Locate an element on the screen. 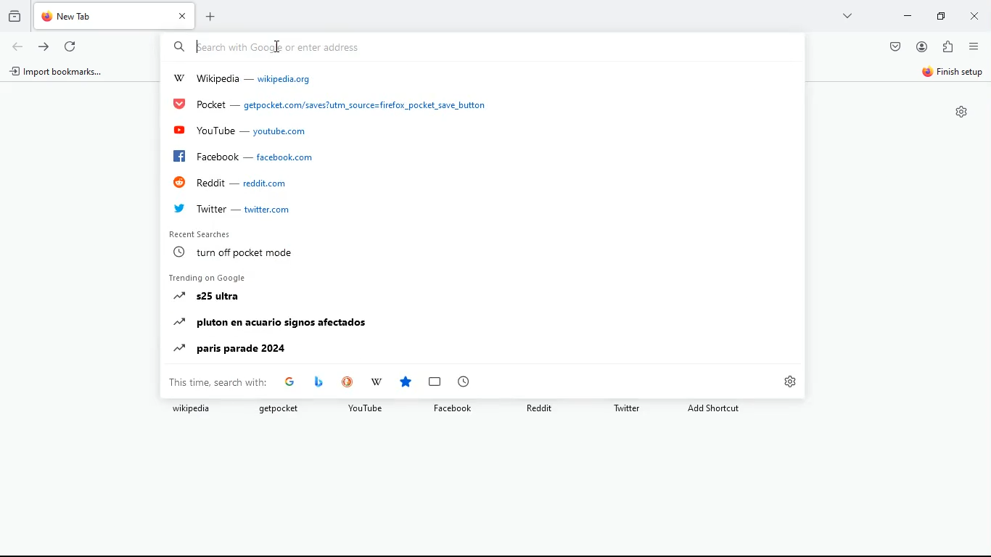 Image resolution: width=991 pixels, height=557 pixels. Twitter is located at coordinates (628, 408).